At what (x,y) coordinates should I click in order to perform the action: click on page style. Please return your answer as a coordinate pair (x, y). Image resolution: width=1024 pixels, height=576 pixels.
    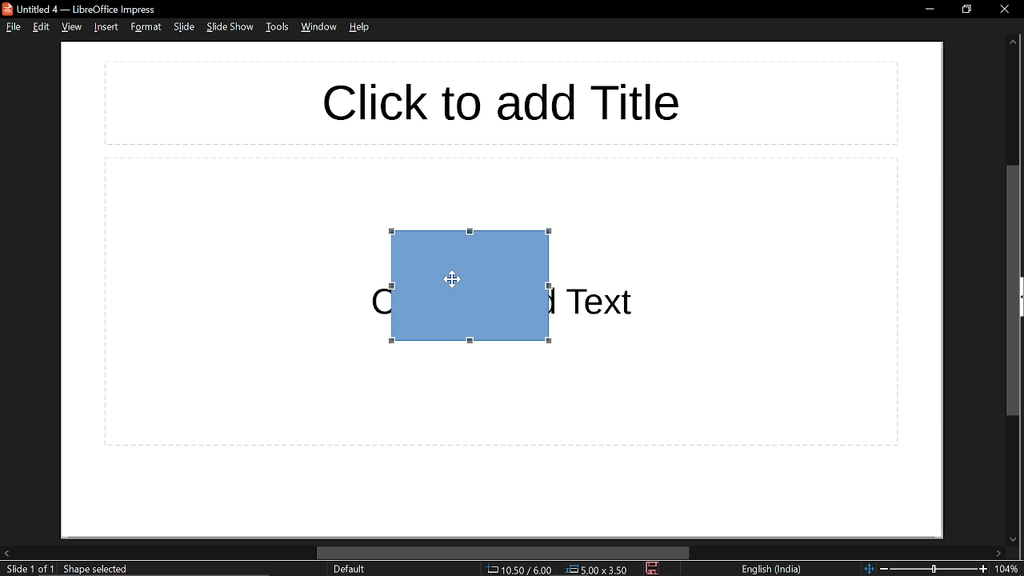
    Looking at the image, I should click on (349, 569).